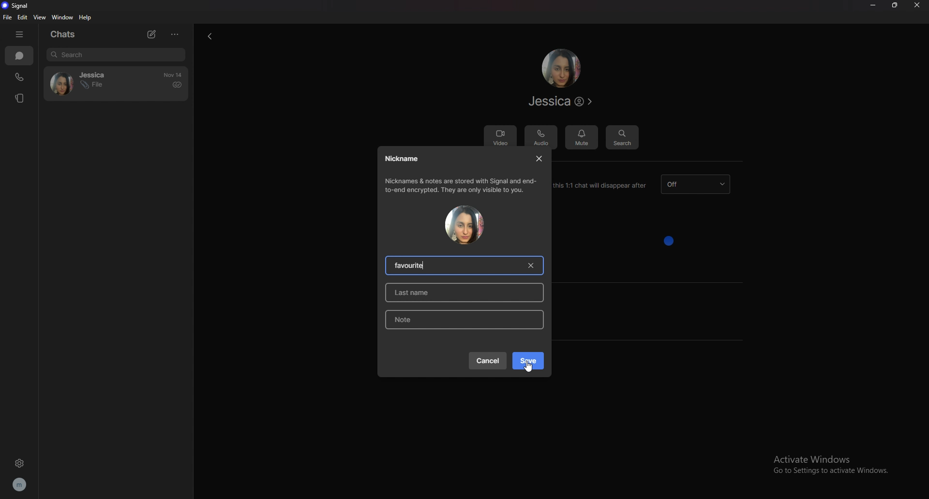 The image size is (929, 499). I want to click on settings, so click(21, 462).